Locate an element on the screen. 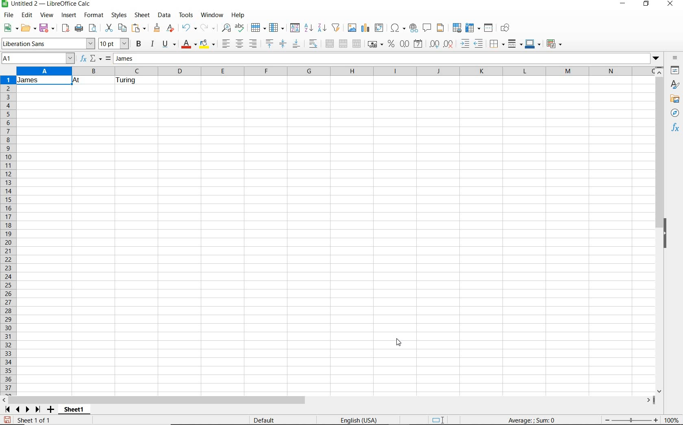  scrollbar is located at coordinates (329, 401).